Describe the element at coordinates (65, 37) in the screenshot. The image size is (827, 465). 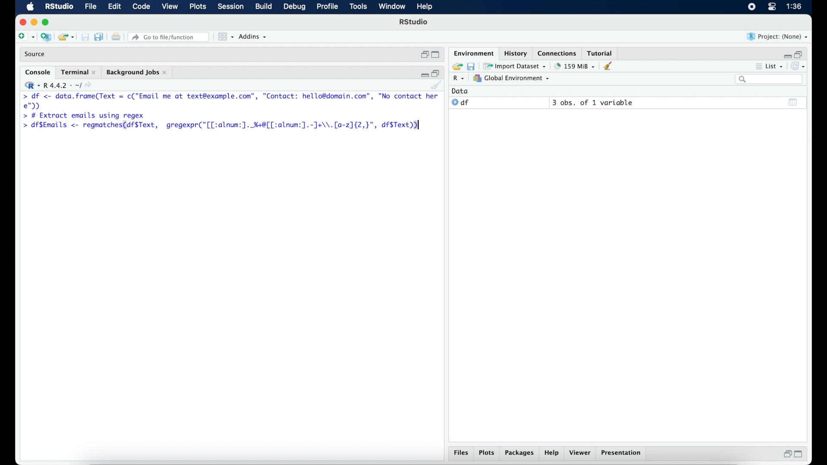
I see `open existing project` at that location.